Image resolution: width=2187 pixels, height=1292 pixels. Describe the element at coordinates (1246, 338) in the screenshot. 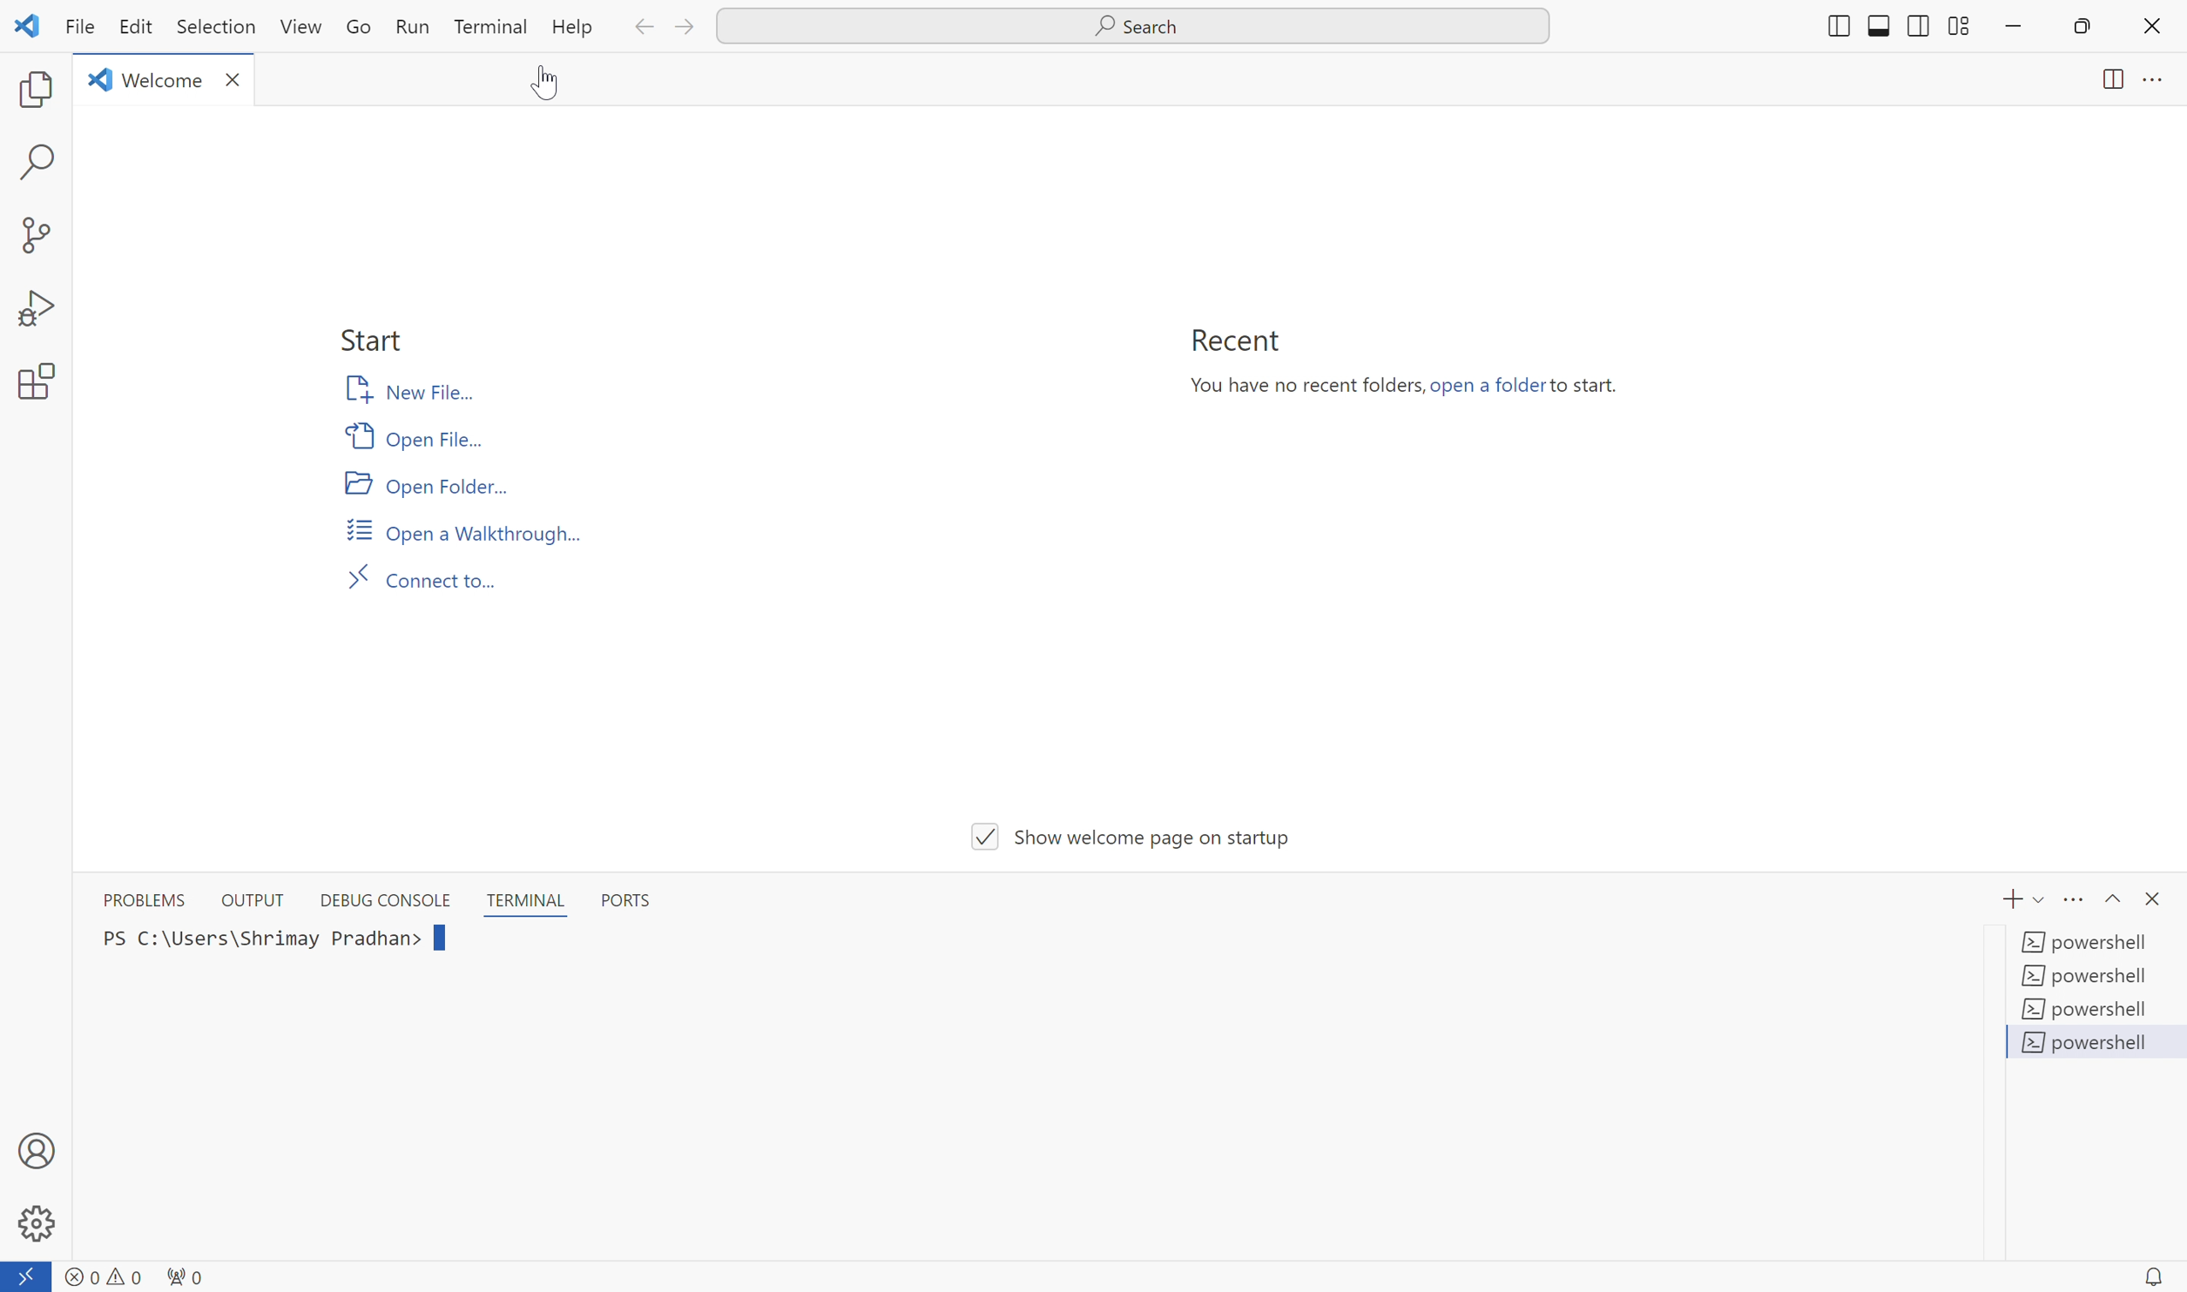

I see `Recent` at that location.